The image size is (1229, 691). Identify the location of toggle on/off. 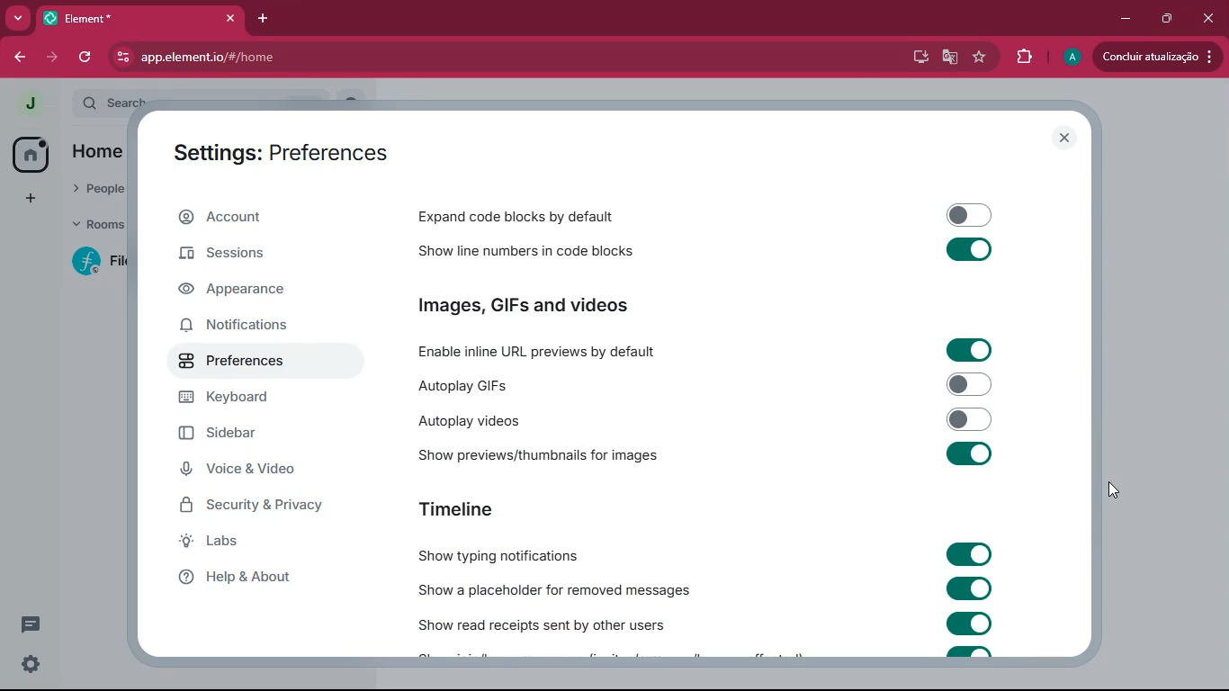
(971, 215).